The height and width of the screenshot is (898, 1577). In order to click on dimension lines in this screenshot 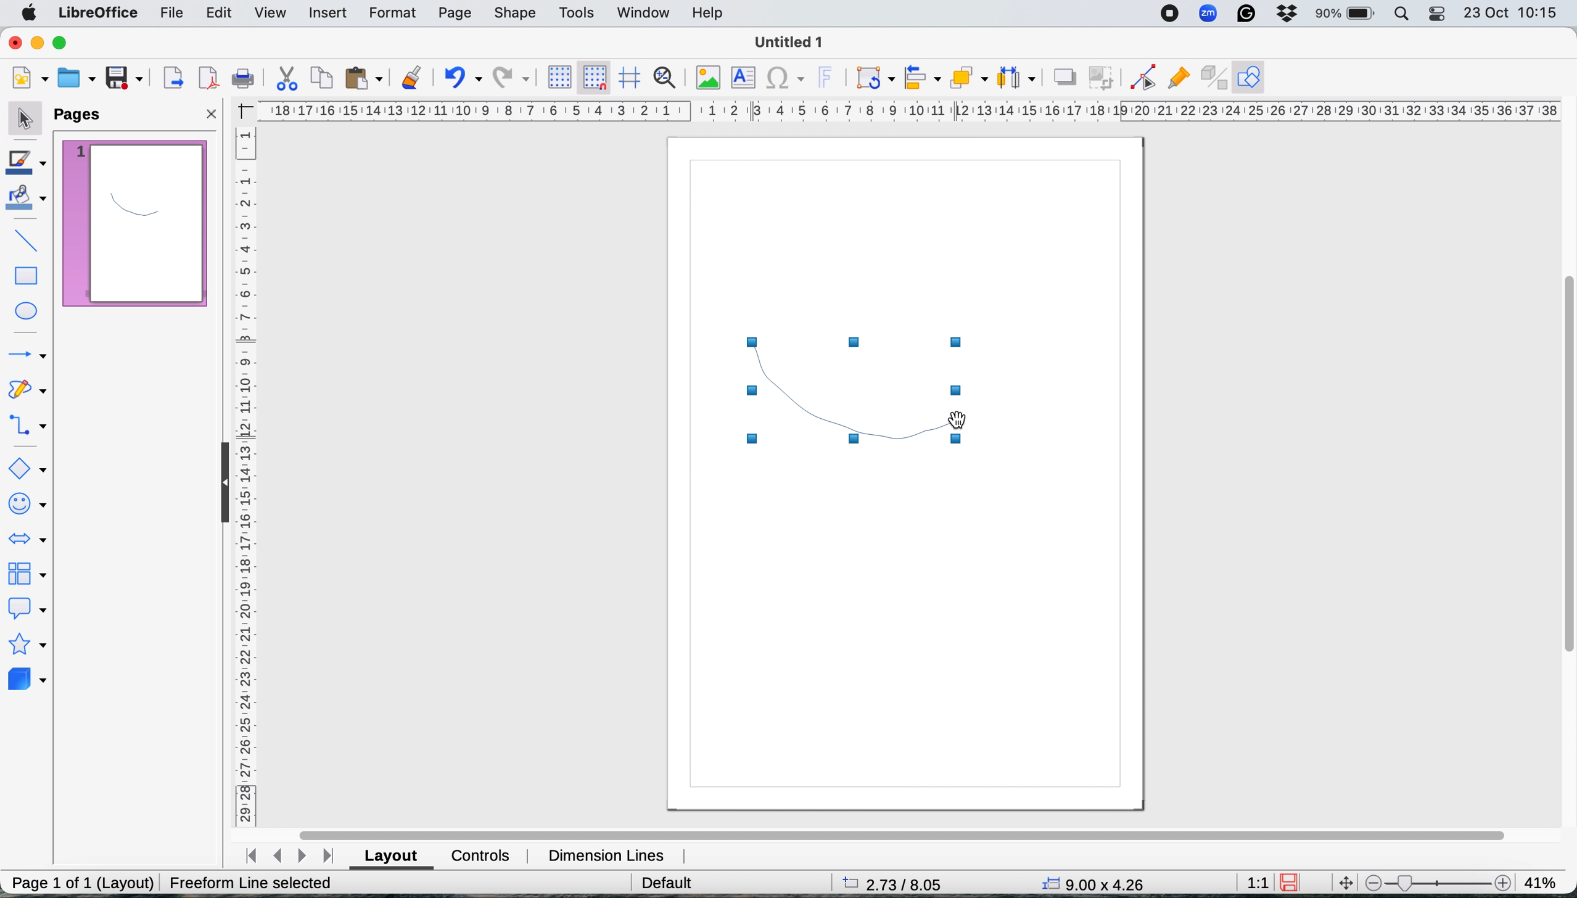, I will do `click(611, 854)`.